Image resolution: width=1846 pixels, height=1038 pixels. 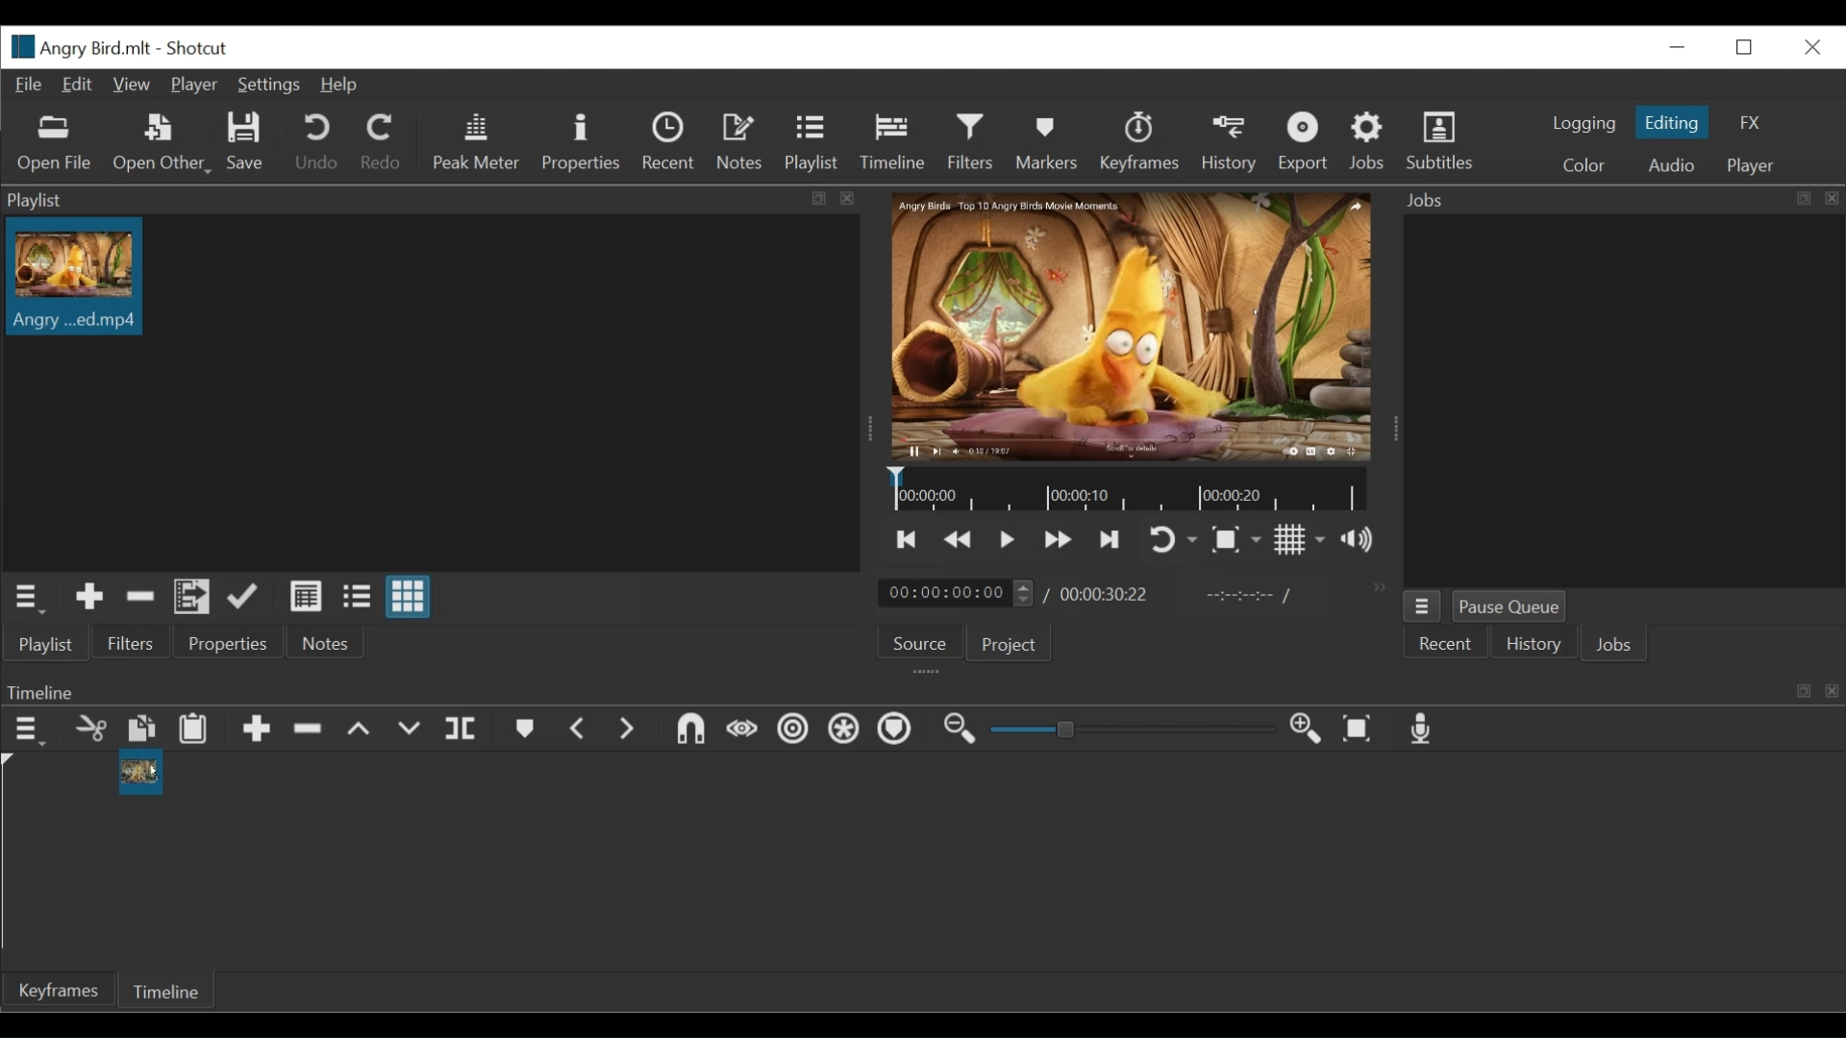 What do you see at coordinates (792, 731) in the screenshot?
I see `Rippe` at bounding box center [792, 731].